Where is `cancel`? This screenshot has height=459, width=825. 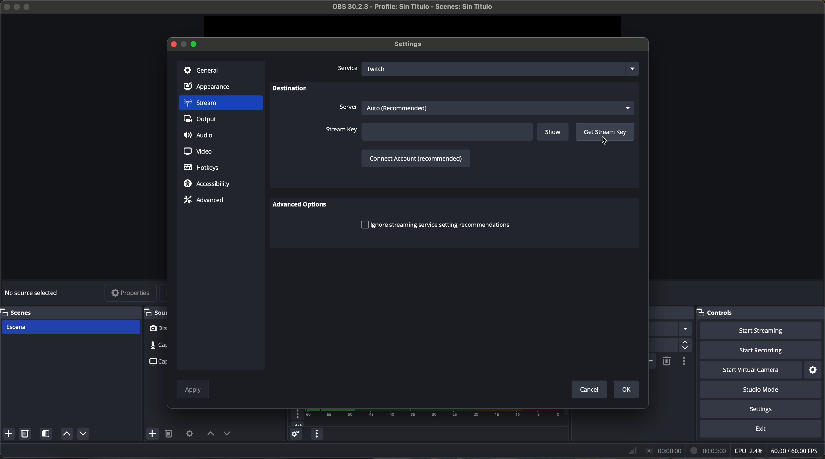
cancel is located at coordinates (589, 389).